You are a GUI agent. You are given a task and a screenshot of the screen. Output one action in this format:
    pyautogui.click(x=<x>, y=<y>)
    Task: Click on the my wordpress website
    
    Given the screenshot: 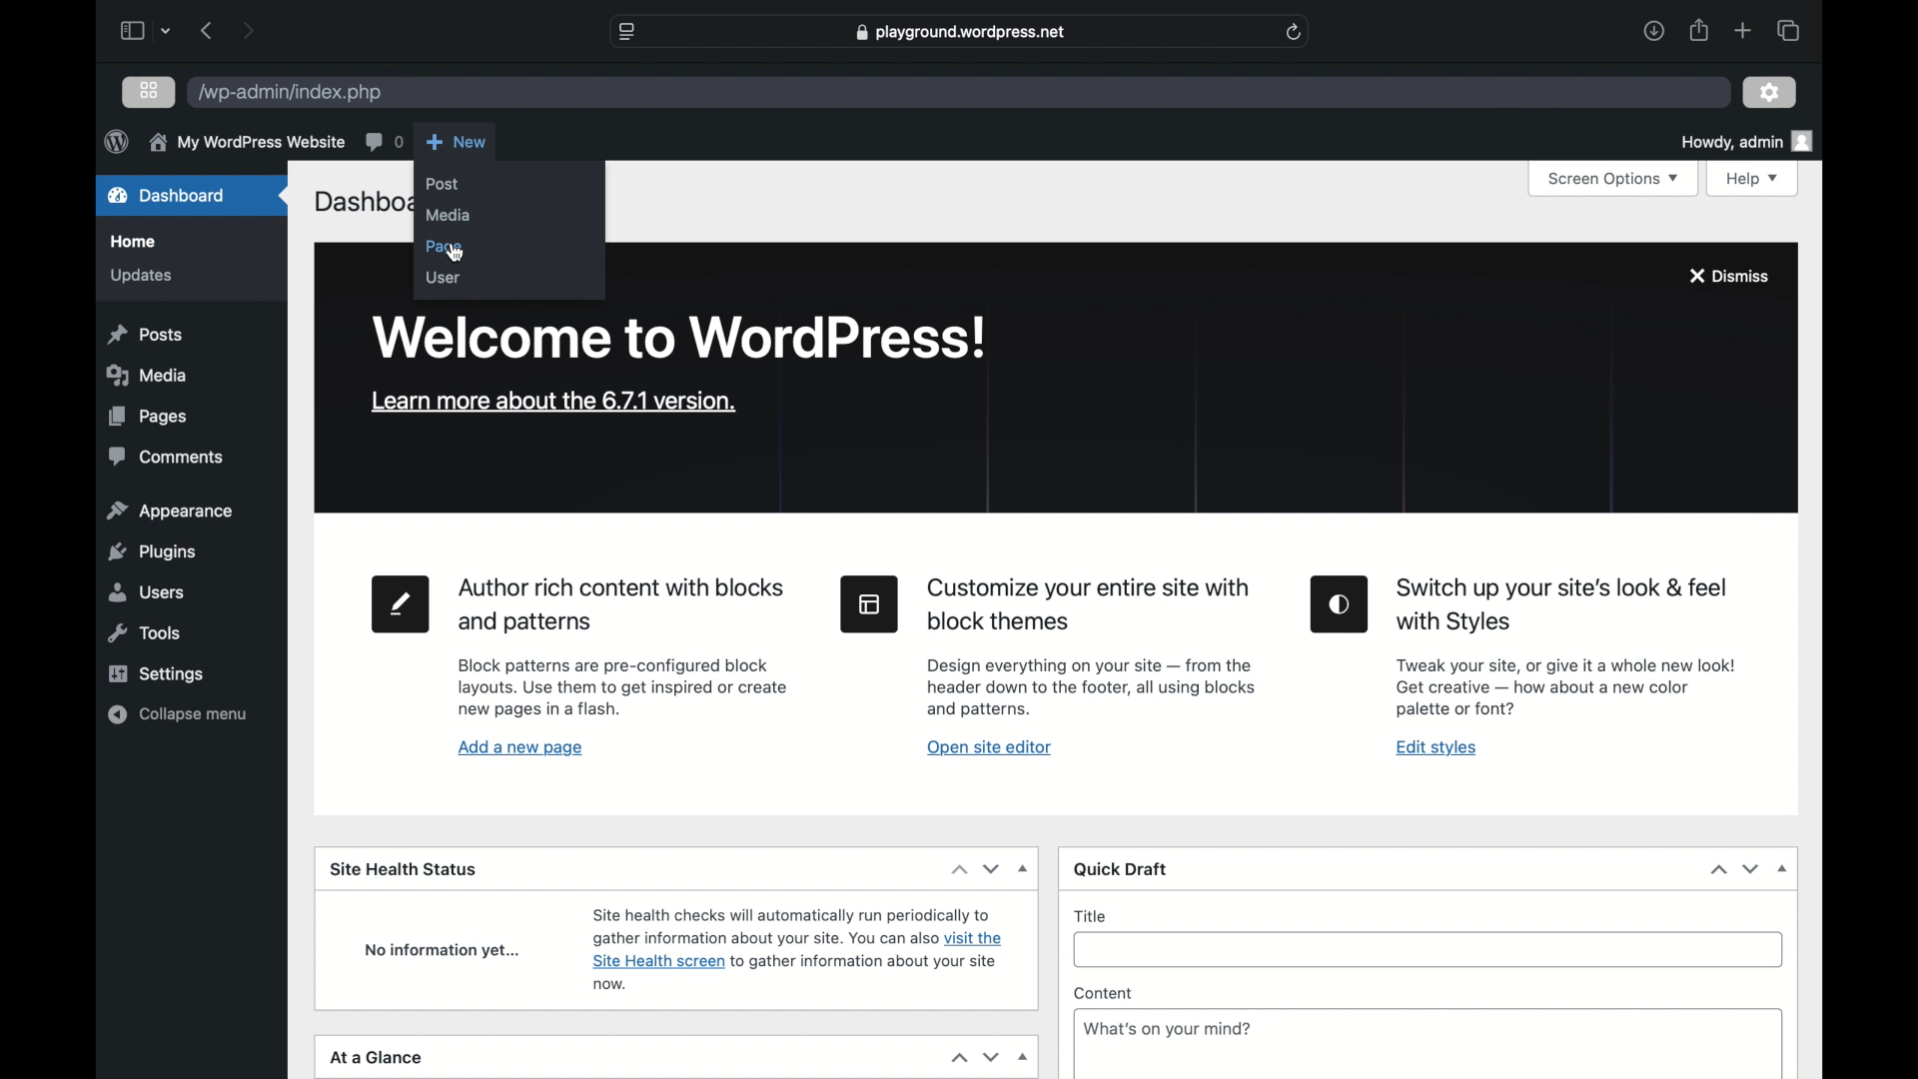 What is the action you would take?
    pyautogui.click(x=248, y=143)
    